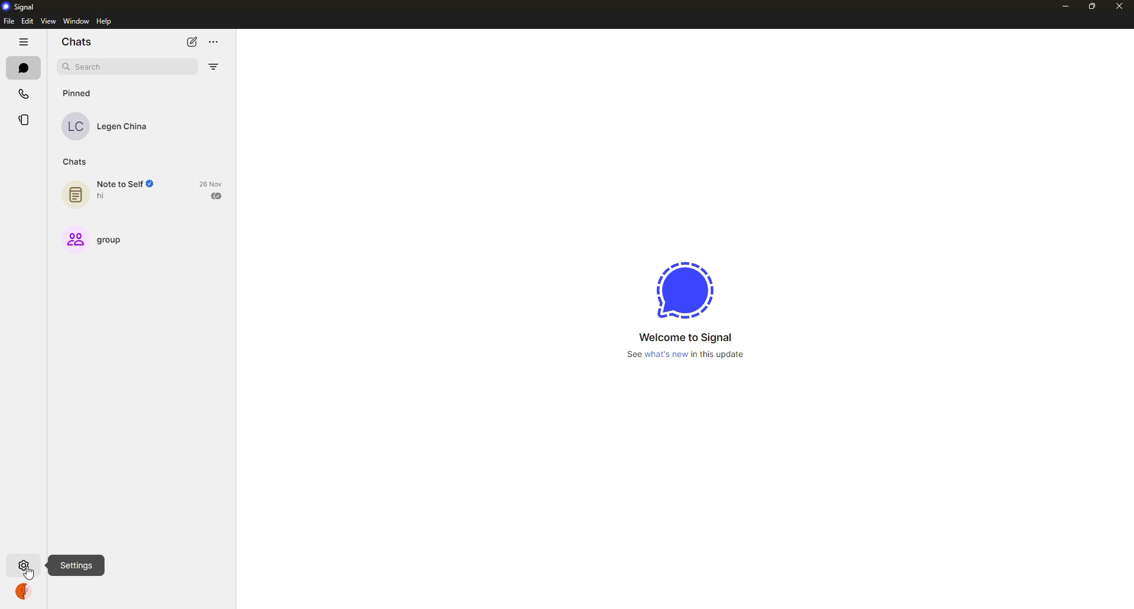 This screenshot has width=1134, height=609. Describe the element at coordinates (1119, 5) in the screenshot. I see `close` at that location.